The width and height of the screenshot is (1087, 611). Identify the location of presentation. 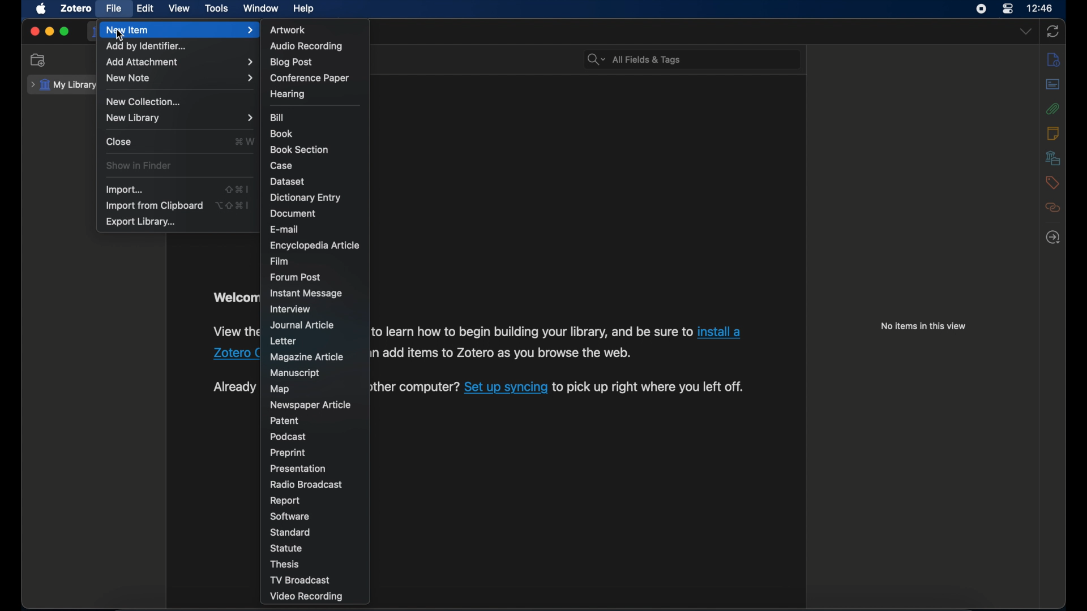
(298, 468).